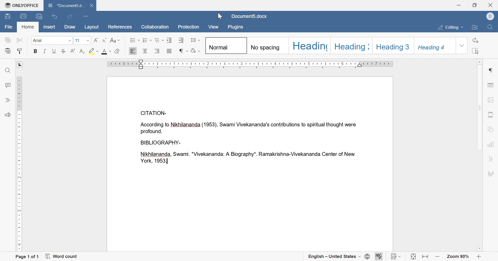 The height and width of the screenshot is (261, 498). I want to click on paste, so click(8, 51).